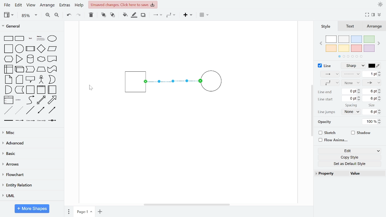  I want to click on unsaved changes. Click here to save, so click(123, 4).